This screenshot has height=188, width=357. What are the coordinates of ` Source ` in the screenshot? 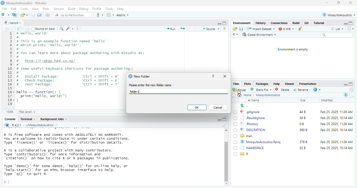 It's located at (210, 29).